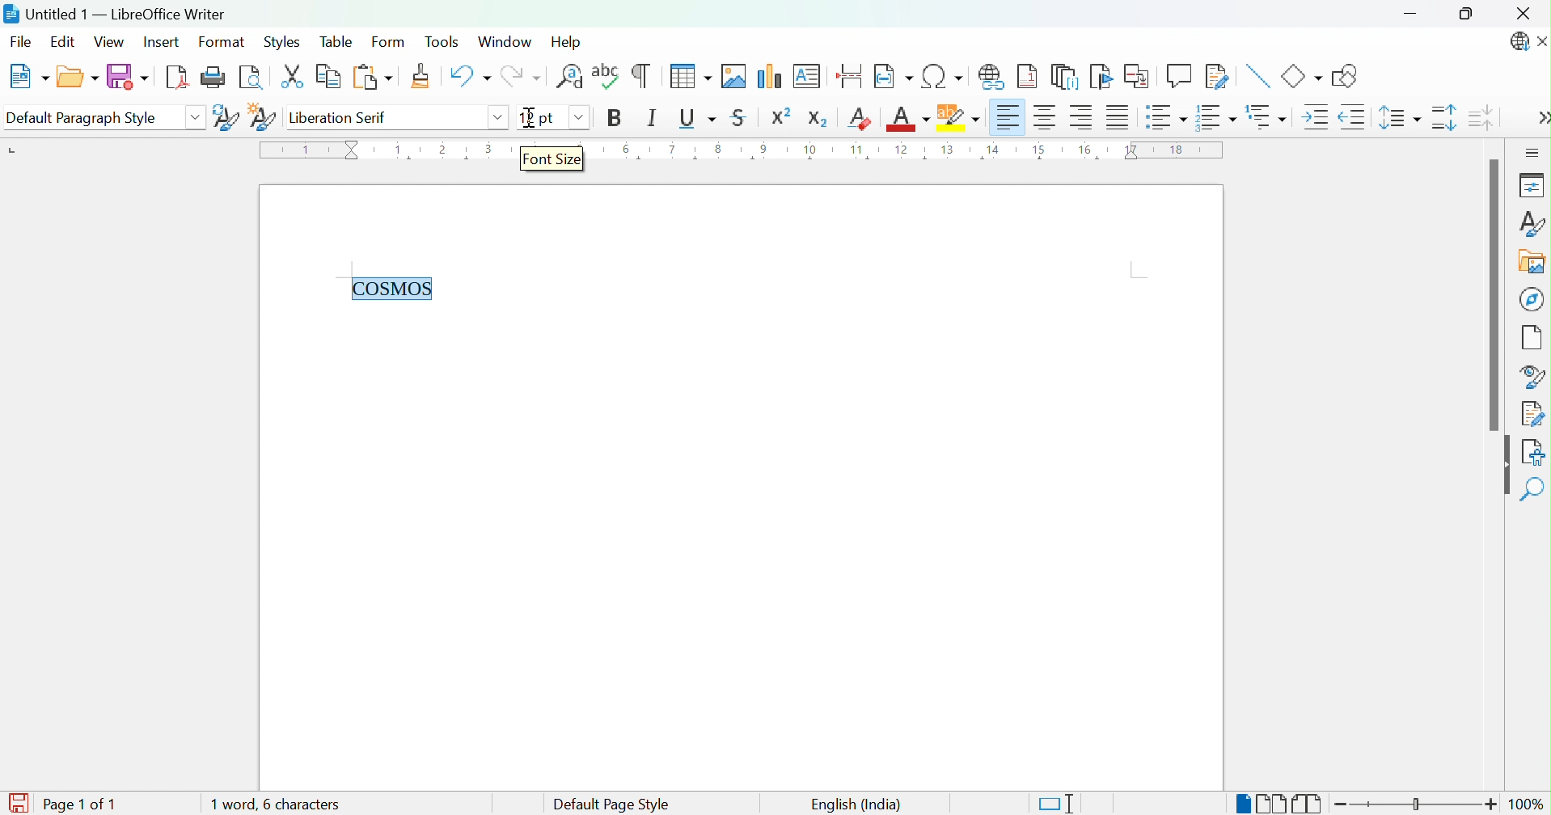 This screenshot has width=1551, height=815. Describe the element at coordinates (1535, 489) in the screenshot. I see `Find` at that location.